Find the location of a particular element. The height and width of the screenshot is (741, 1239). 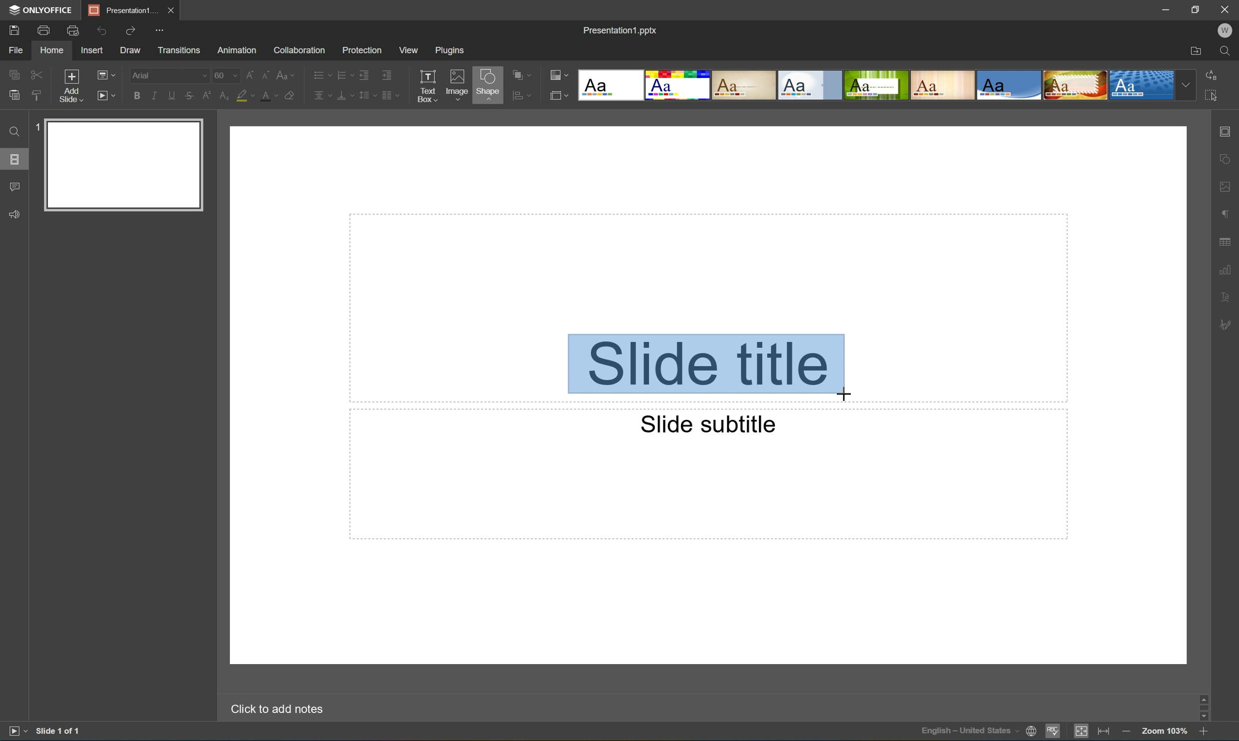

icon is located at coordinates (557, 94).